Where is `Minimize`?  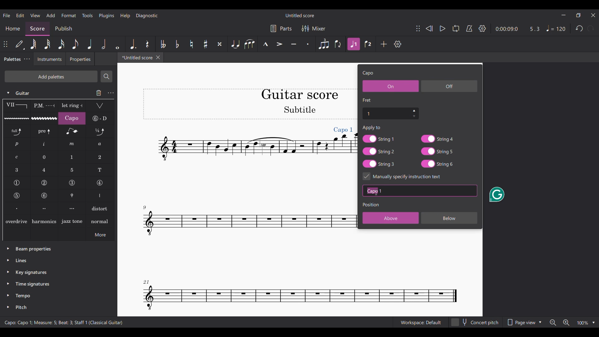 Minimize is located at coordinates (564, 15).